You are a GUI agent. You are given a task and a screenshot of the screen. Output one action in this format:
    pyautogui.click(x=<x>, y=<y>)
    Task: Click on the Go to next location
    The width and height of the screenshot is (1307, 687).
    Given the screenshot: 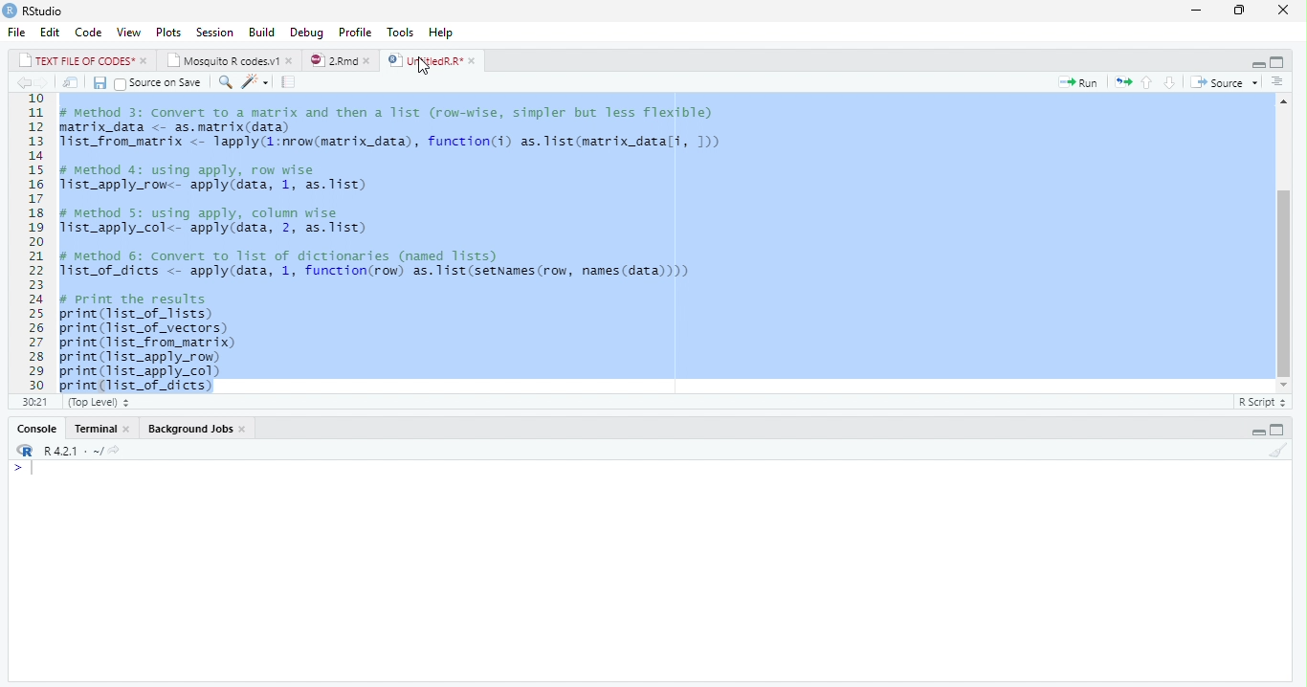 What is the action you would take?
    pyautogui.click(x=42, y=83)
    